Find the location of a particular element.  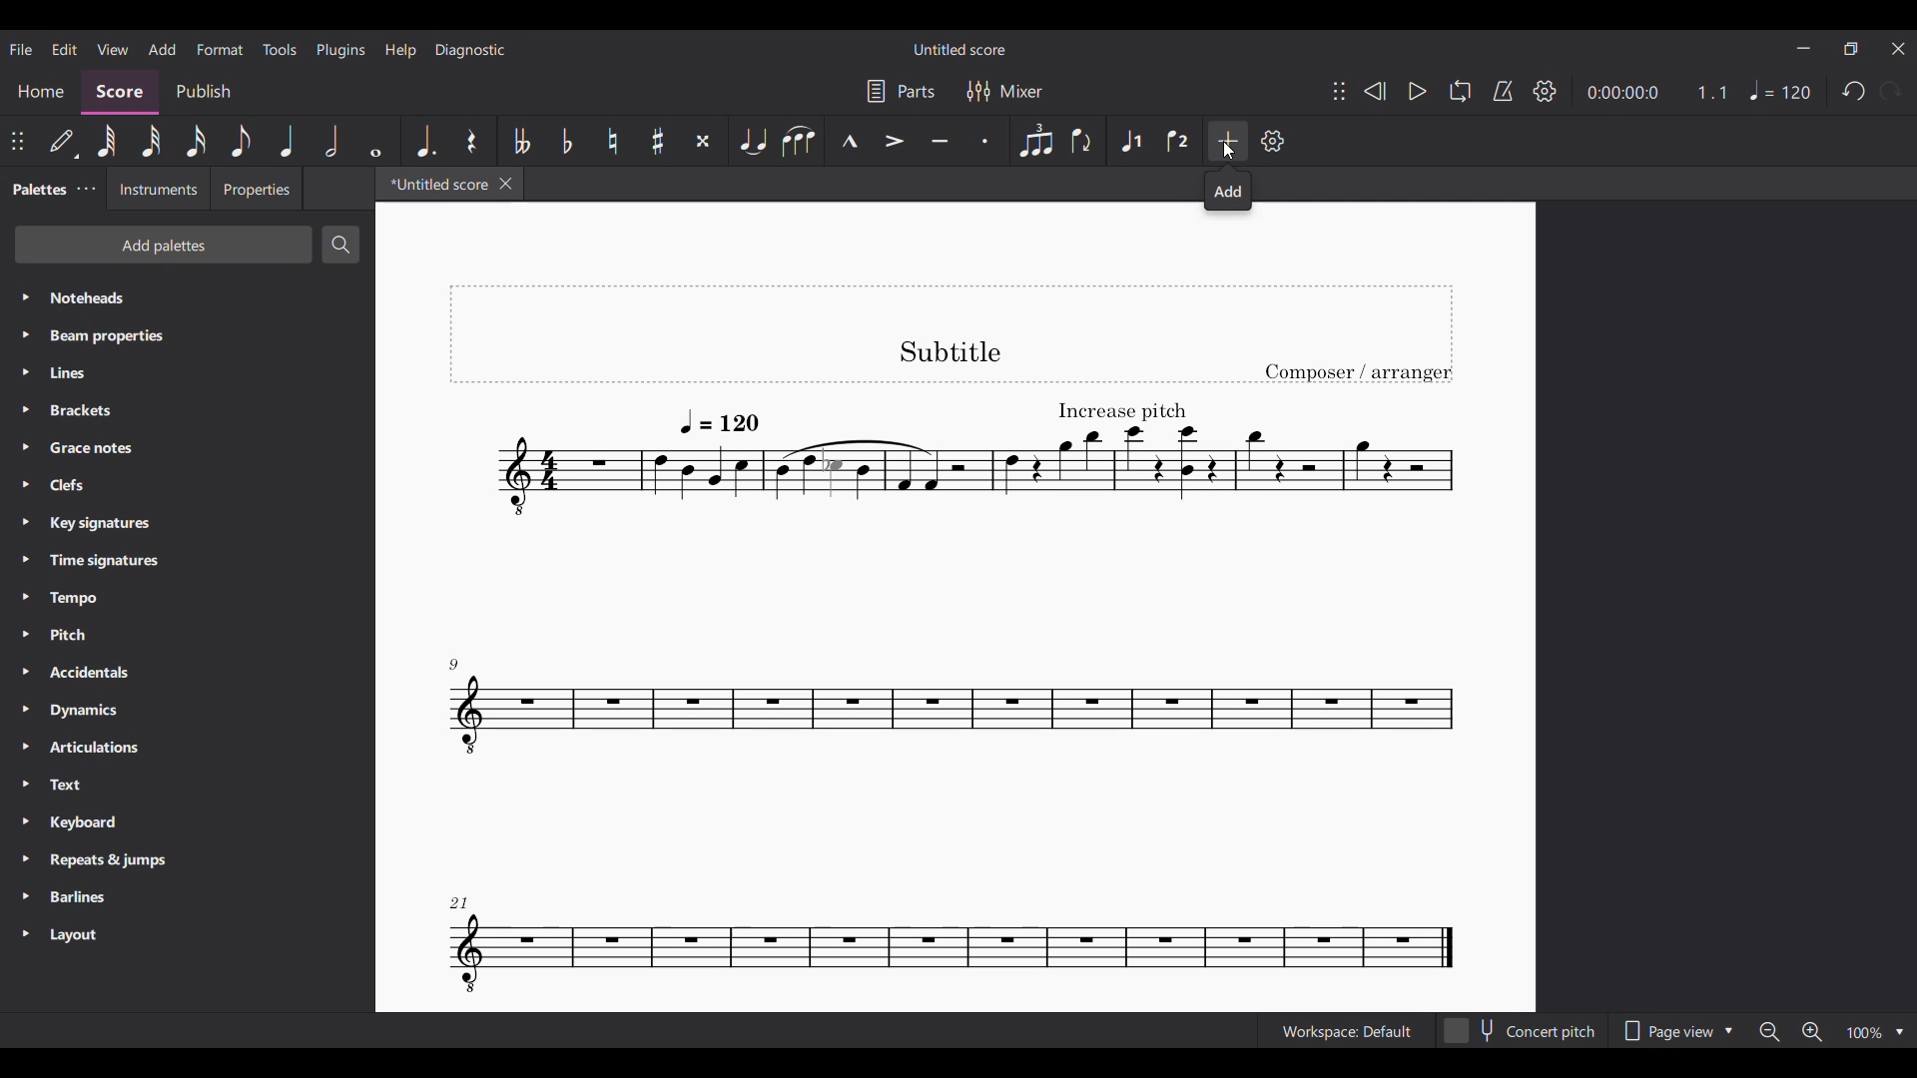

Accidentals is located at coordinates (187, 672).